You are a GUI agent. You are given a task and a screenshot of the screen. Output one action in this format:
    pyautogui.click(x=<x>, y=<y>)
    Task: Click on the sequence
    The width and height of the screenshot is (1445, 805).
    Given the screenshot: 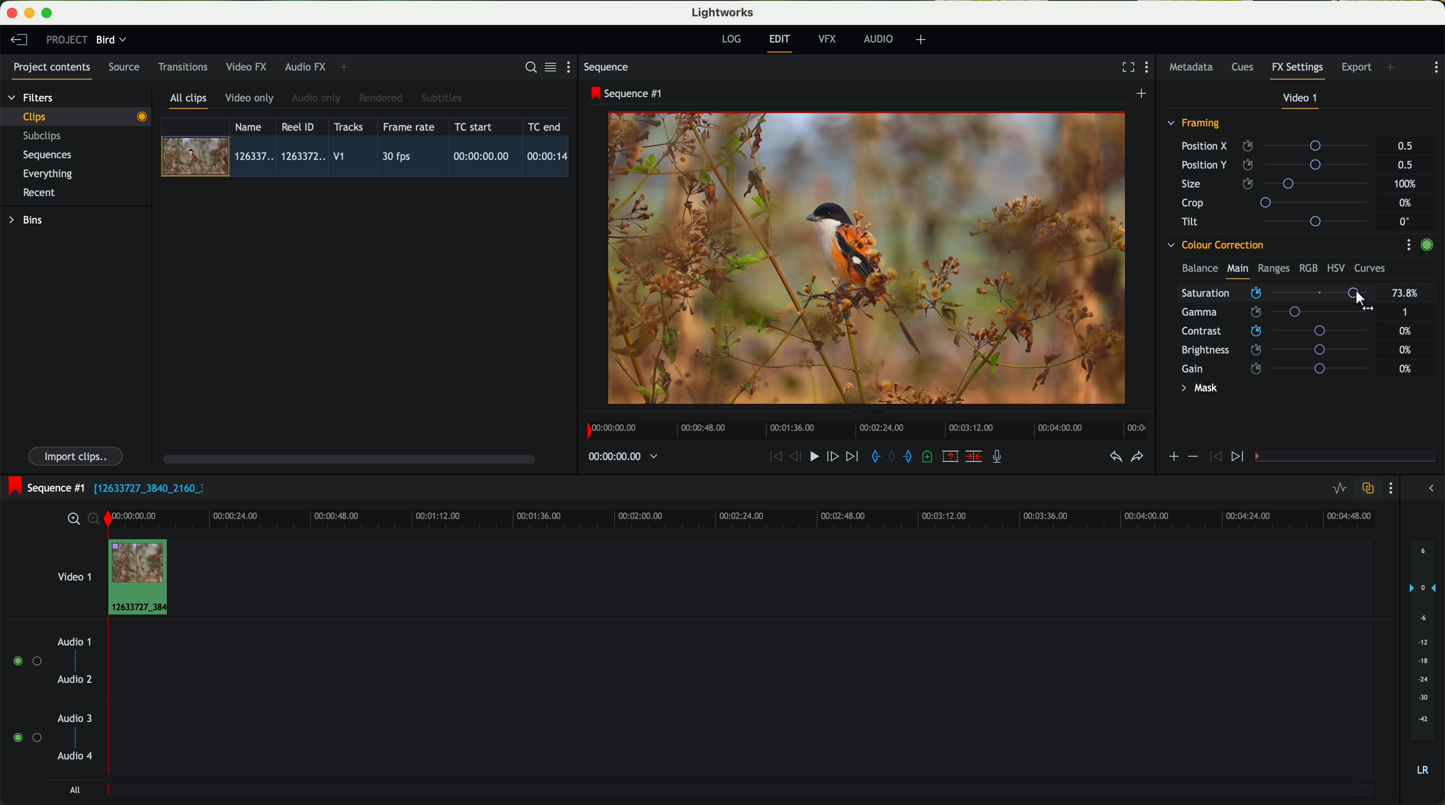 What is the action you would take?
    pyautogui.click(x=606, y=67)
    